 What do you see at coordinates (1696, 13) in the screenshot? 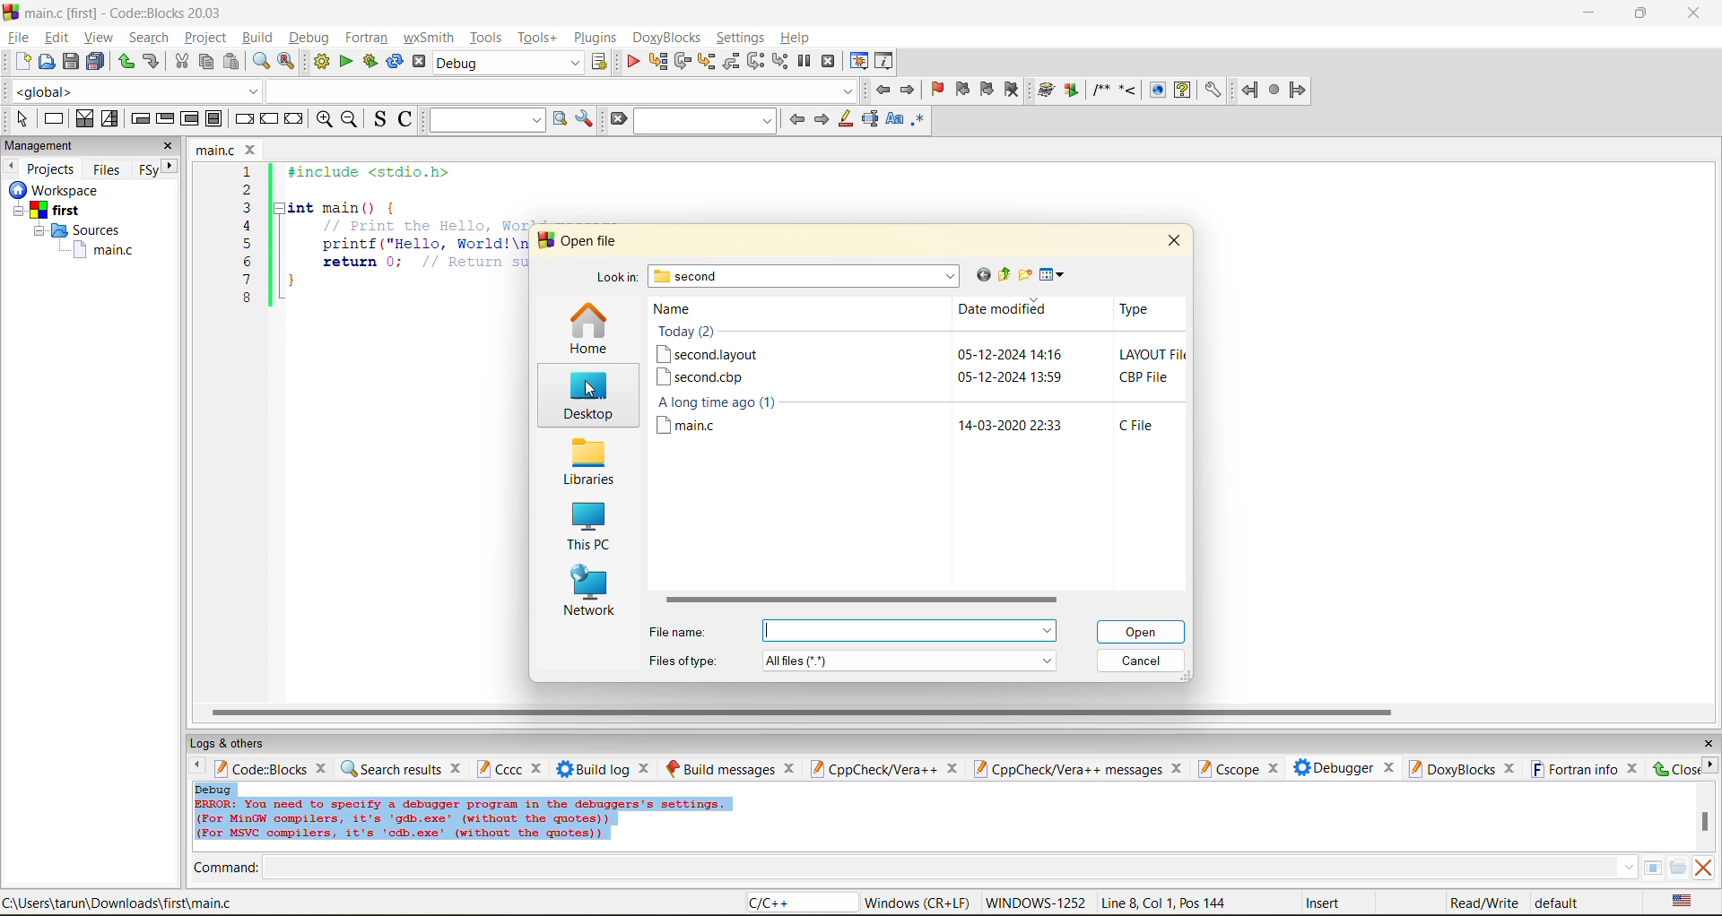
I see `close ` at bounding box center [1696, 13].